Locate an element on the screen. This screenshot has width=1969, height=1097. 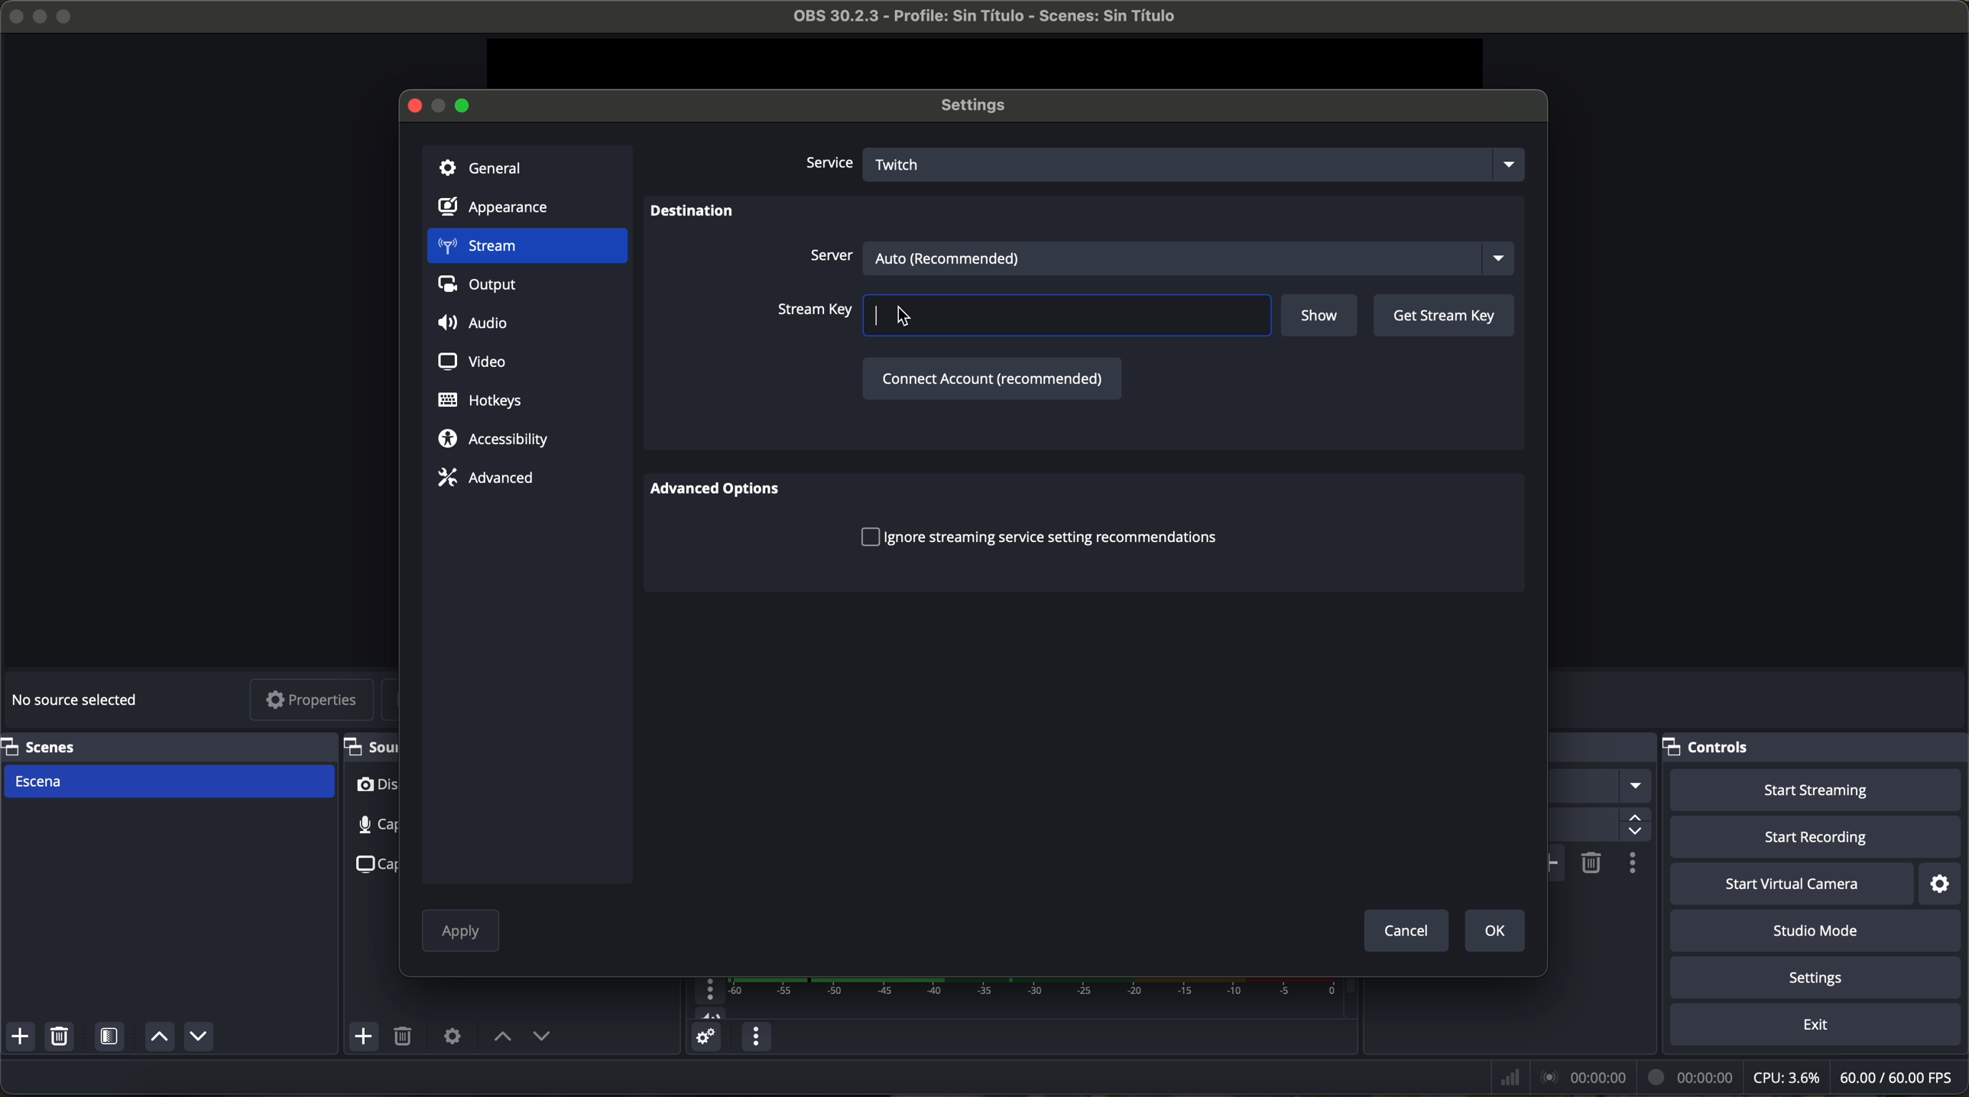
add configurable transition is located at coordinates (1557, 863).